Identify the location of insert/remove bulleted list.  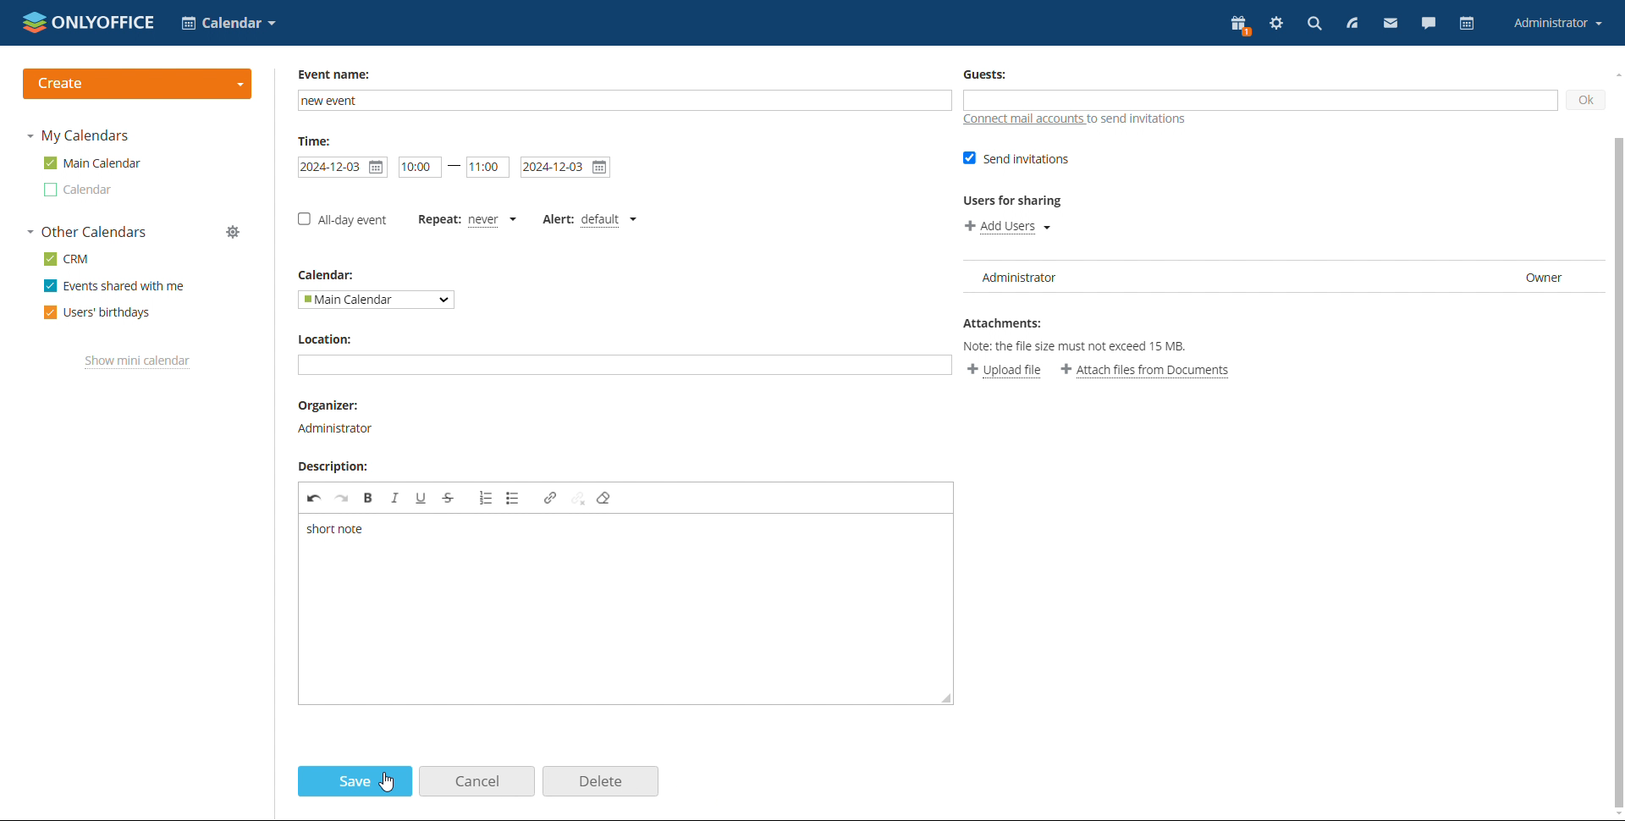
(512, 498).